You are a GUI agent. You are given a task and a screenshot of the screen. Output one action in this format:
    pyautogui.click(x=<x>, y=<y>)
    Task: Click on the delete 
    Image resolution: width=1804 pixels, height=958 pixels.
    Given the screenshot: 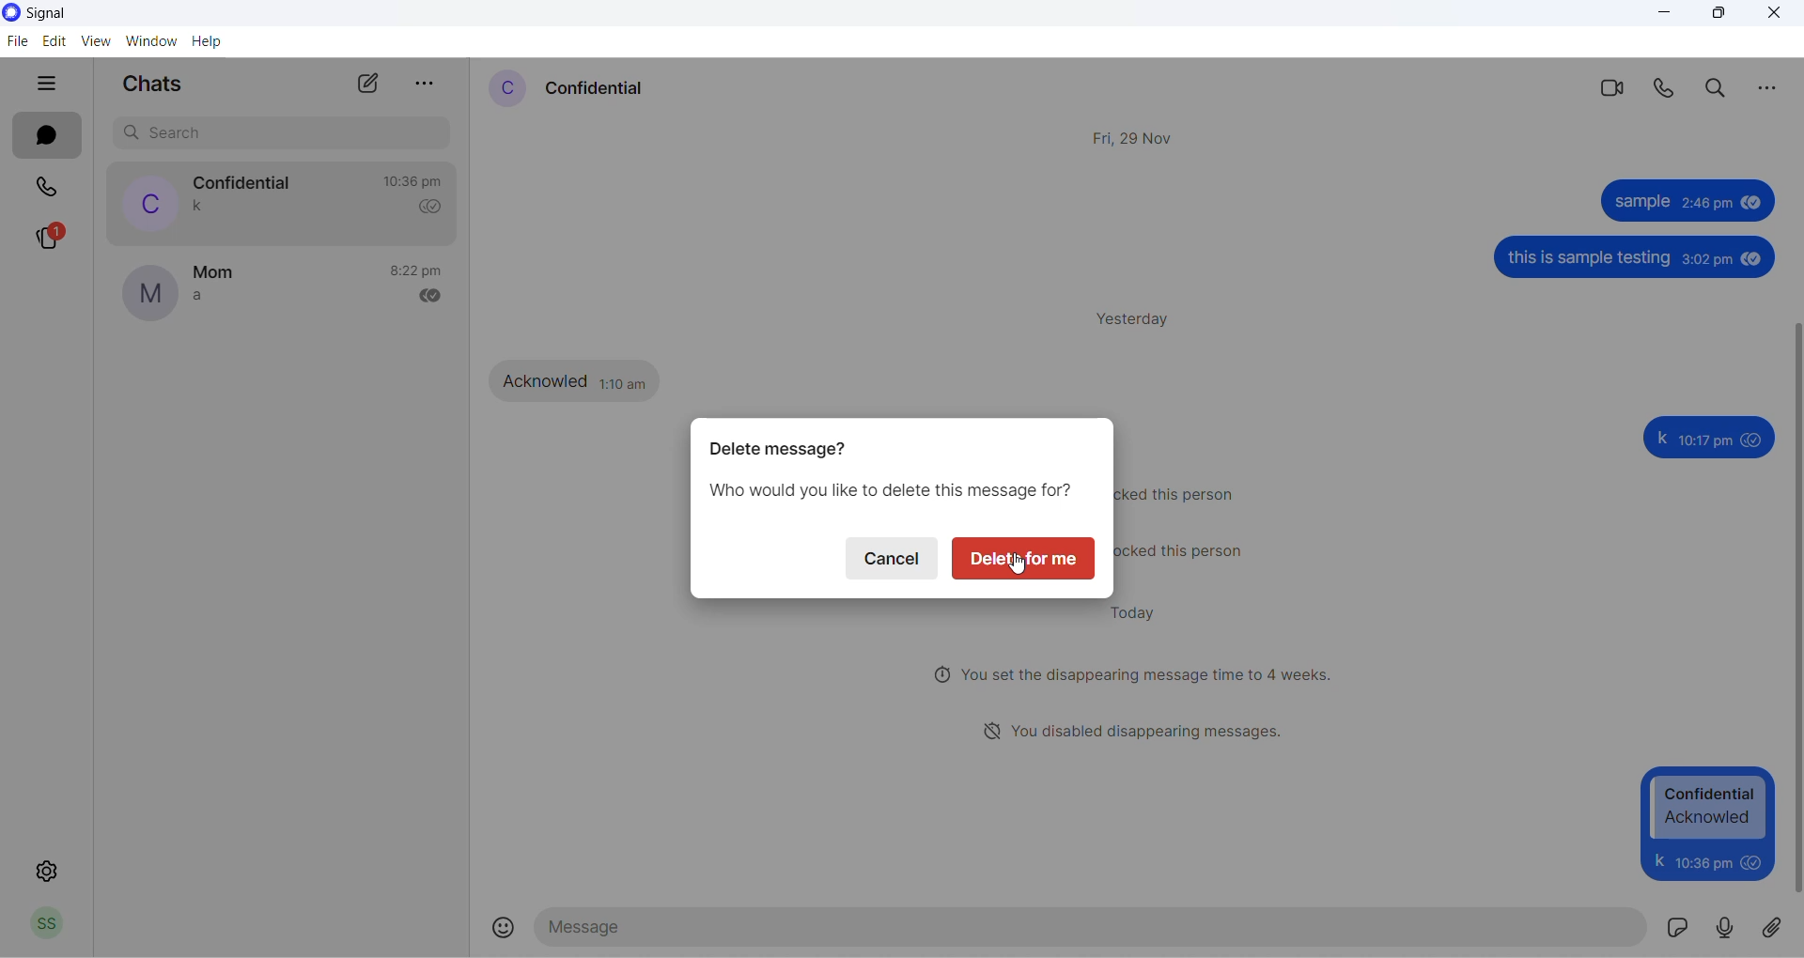 What is the action you would take?
    pyautogui.click(x=1023, y=560)
    